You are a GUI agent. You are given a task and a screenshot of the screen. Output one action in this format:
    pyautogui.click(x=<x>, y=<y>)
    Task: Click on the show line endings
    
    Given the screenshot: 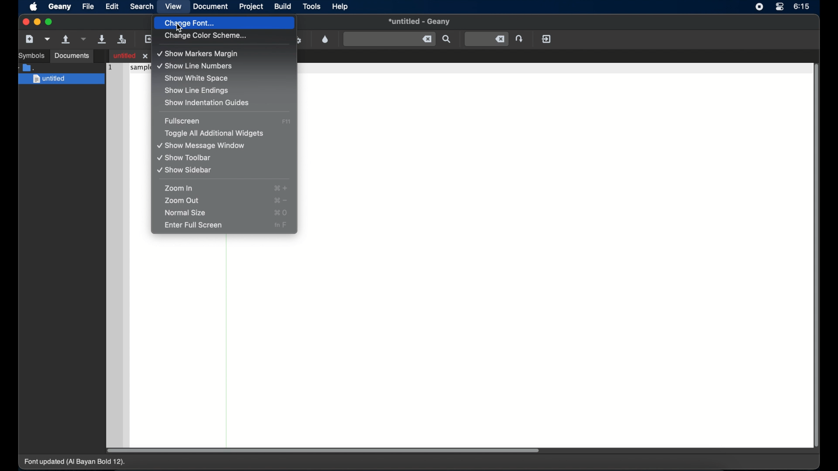 What is the action you would take?
    pyautogui.click(x=197, y=91)
    